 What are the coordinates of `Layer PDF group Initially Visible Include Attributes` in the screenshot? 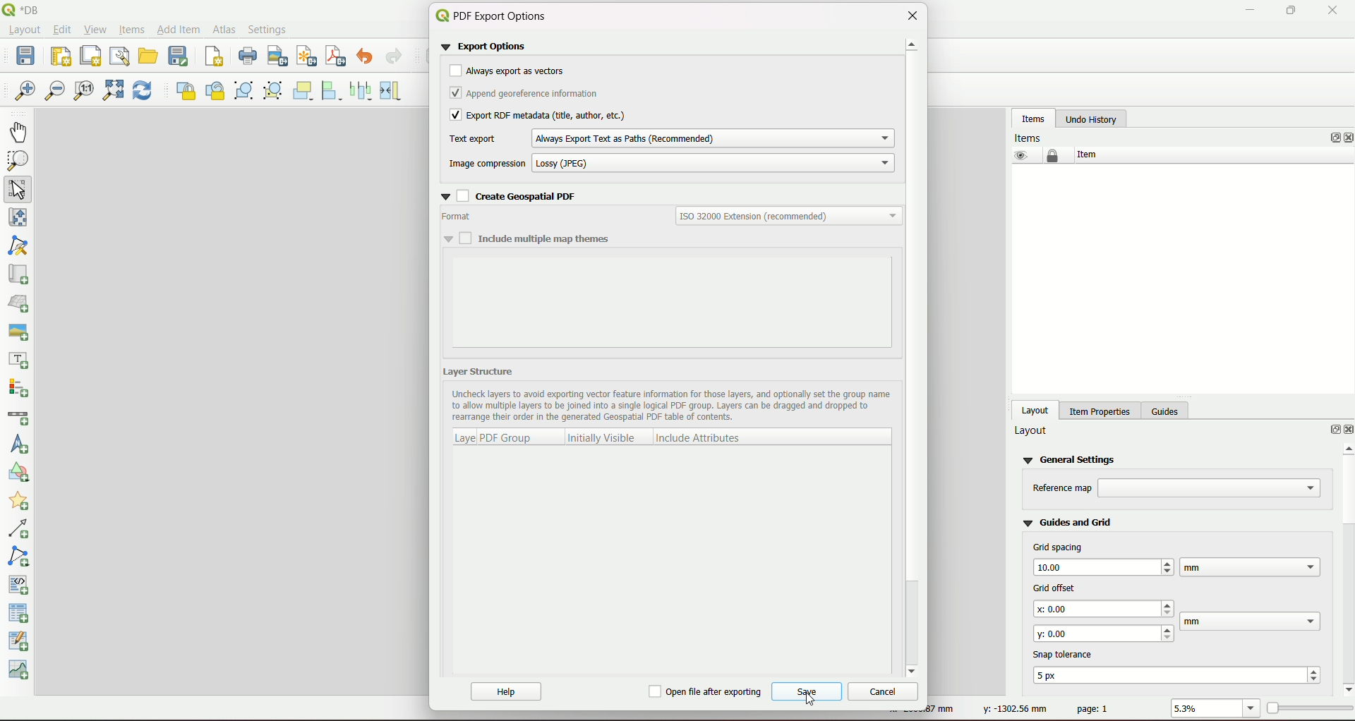 It's located at (606, 436).